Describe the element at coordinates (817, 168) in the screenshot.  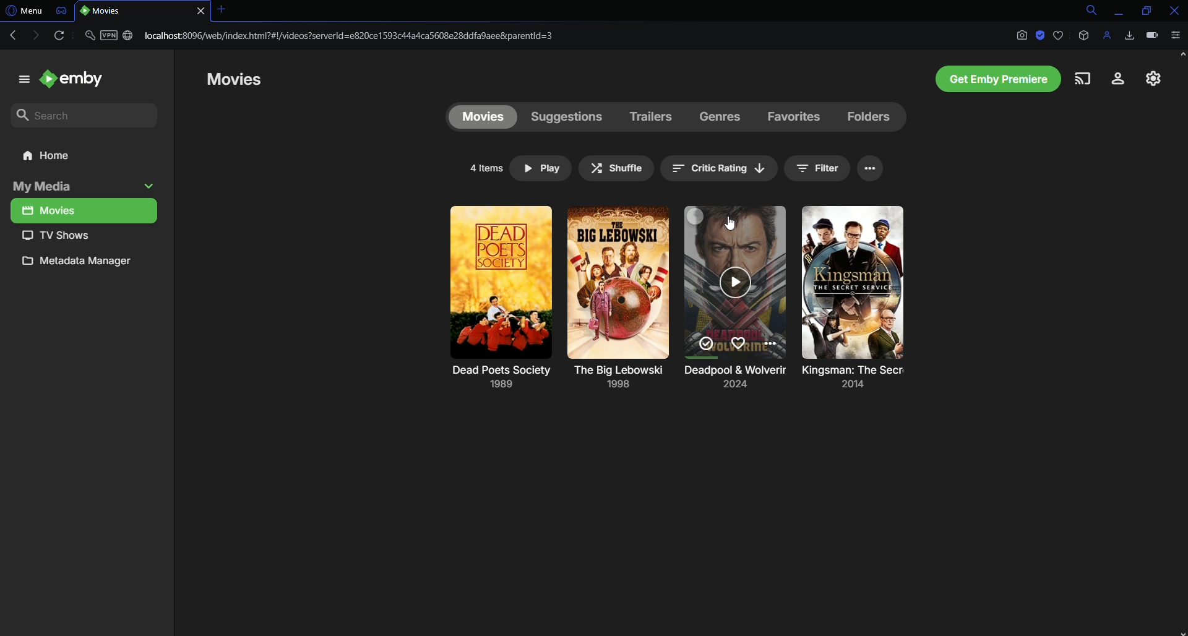
I see `Filter` at that location.